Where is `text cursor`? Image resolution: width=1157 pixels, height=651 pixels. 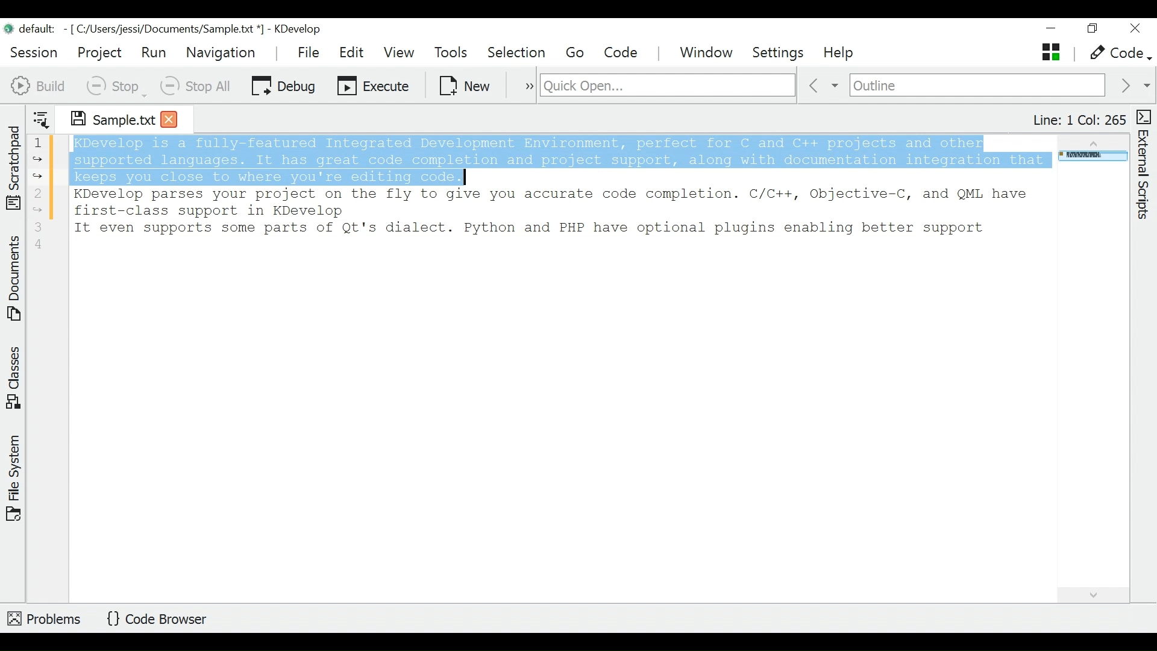 text cursor is located at coordinates (462, 178).